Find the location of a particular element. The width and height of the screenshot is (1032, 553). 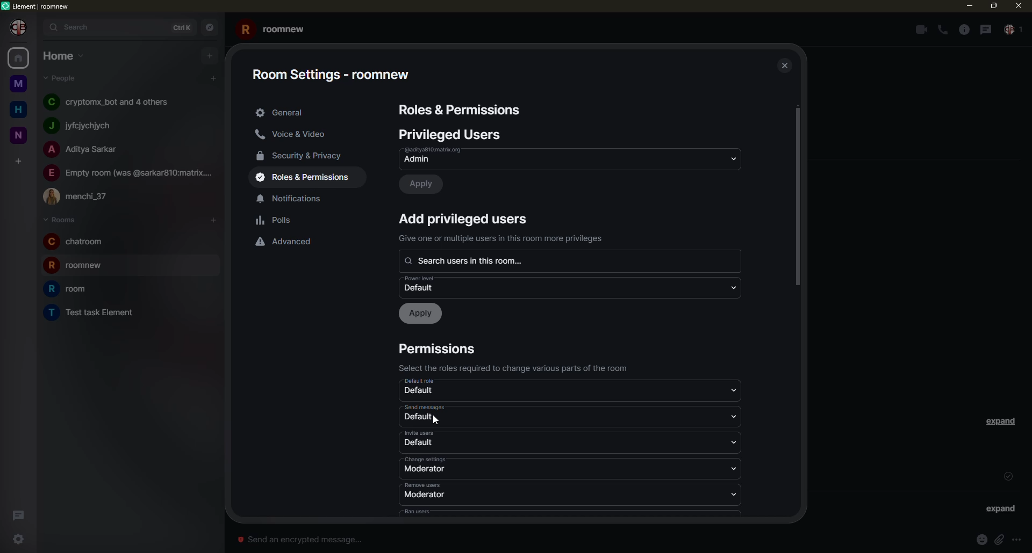

send message is located at coordinates (302, 539).